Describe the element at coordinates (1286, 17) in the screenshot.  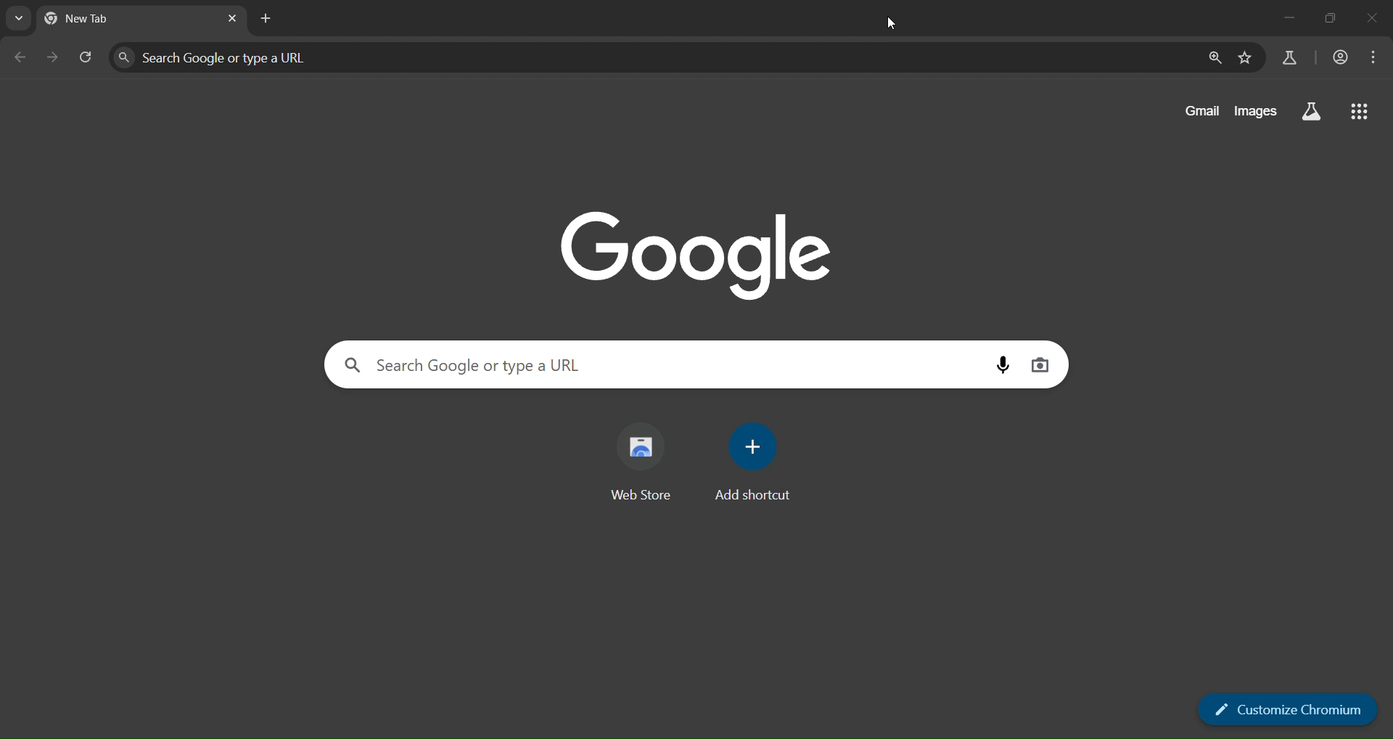
I see `minimize` at that location.